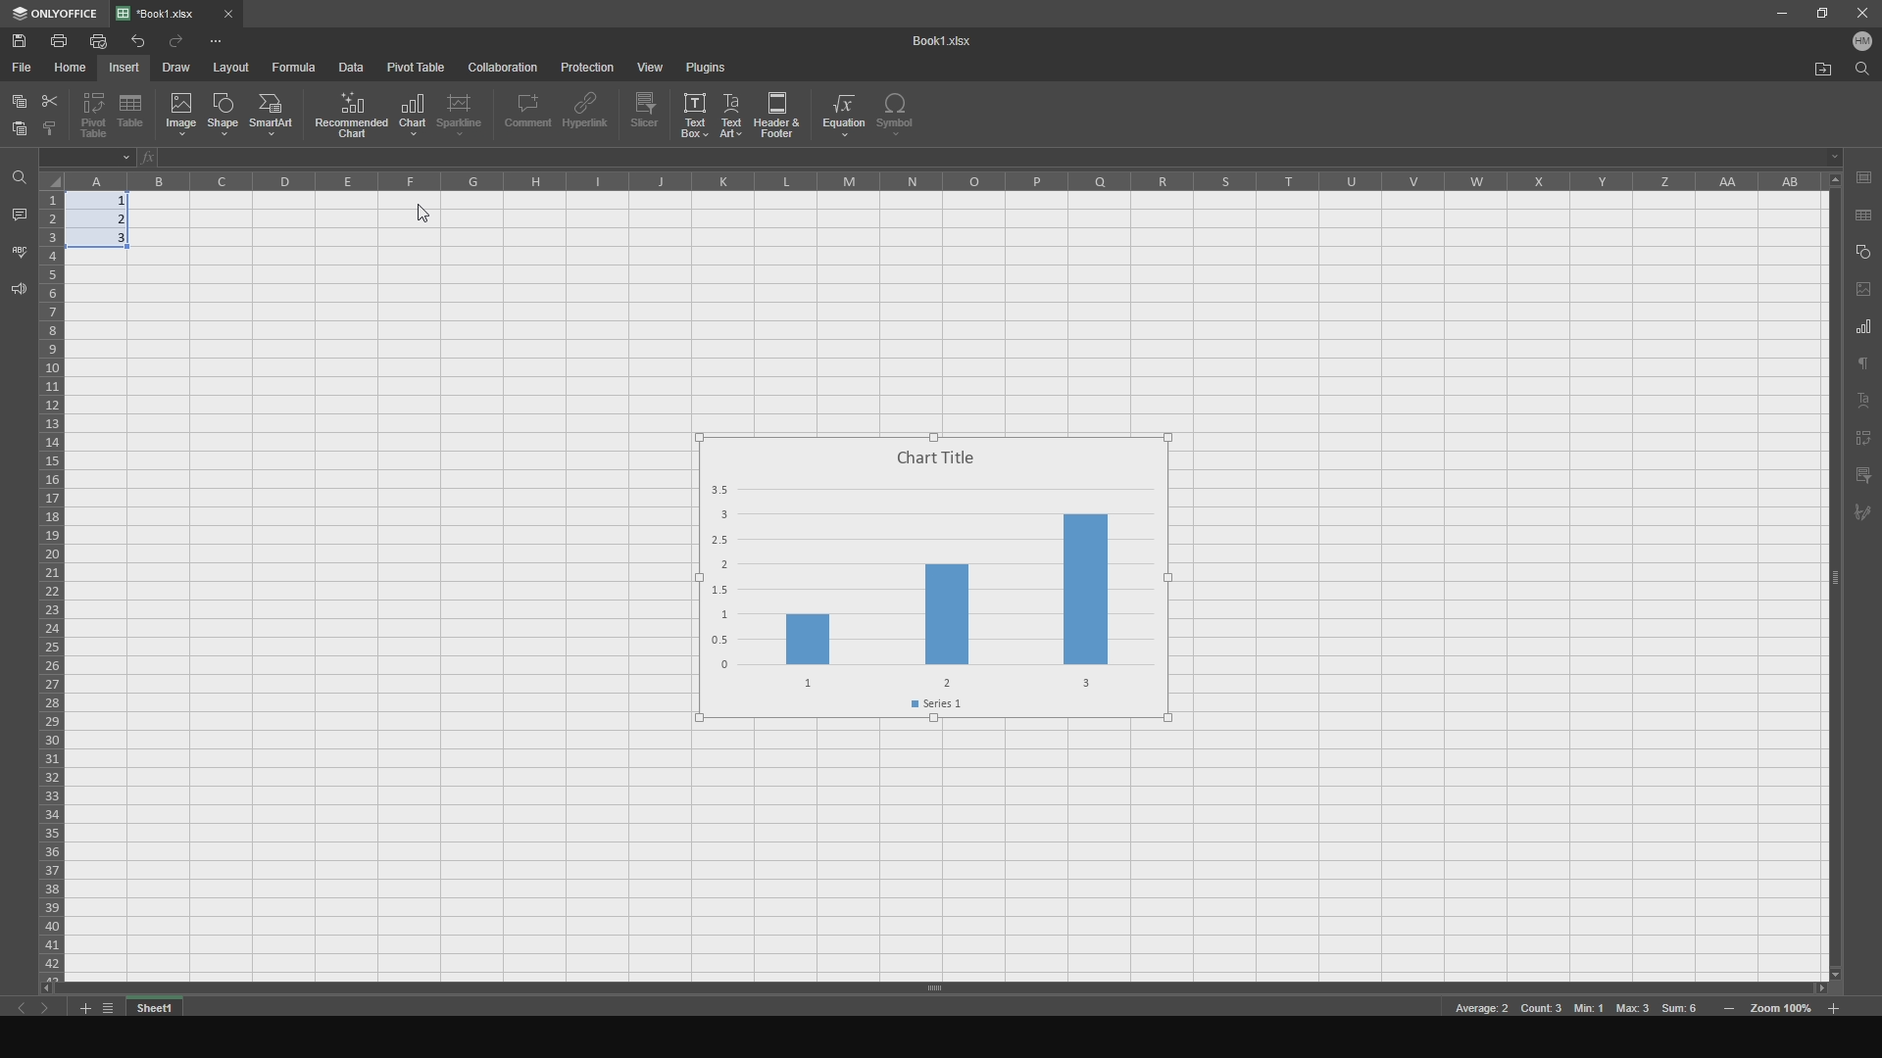 This screenshot has height=1058, width=1882. Describe the element at coordinates (1865, 400) in the screenshot. I see `text art` at that location.